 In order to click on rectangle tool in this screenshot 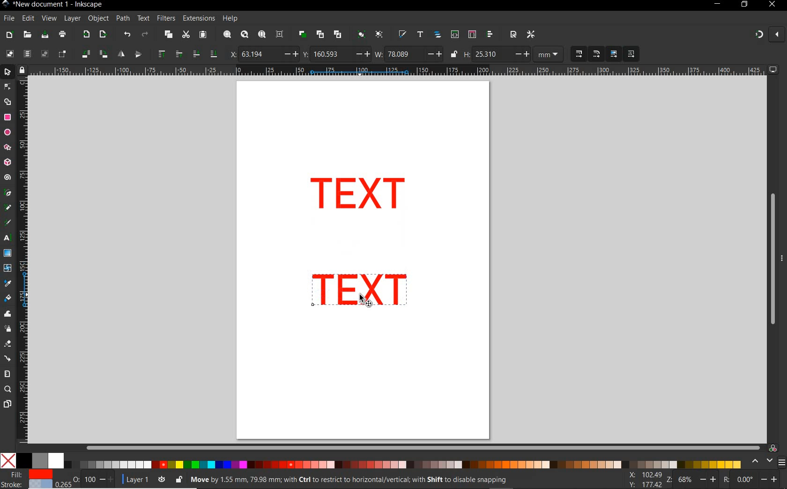, I will do `click(7, 117)`.